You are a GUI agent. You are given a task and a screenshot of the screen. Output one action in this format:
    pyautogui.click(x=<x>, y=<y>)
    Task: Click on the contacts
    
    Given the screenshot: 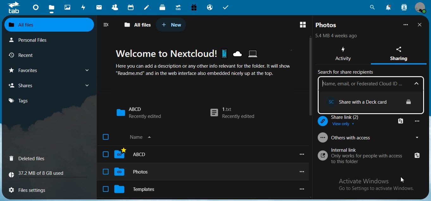 What is the action you would take?
    pyautogui.click(x=117, y=8)
    